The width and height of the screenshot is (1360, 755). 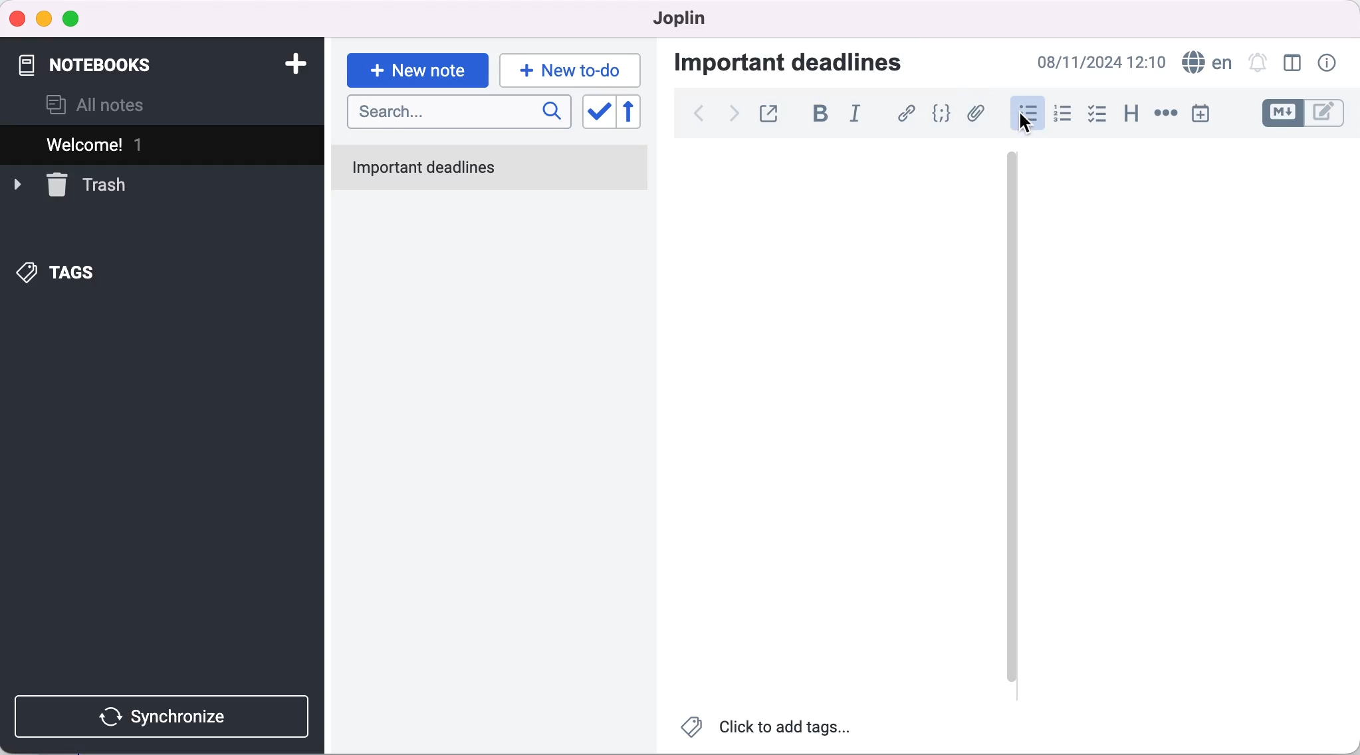 What do you see at coordinates (770, 729) in the screenshot?
I see `click to add tags` at bounding box center [770, 729].